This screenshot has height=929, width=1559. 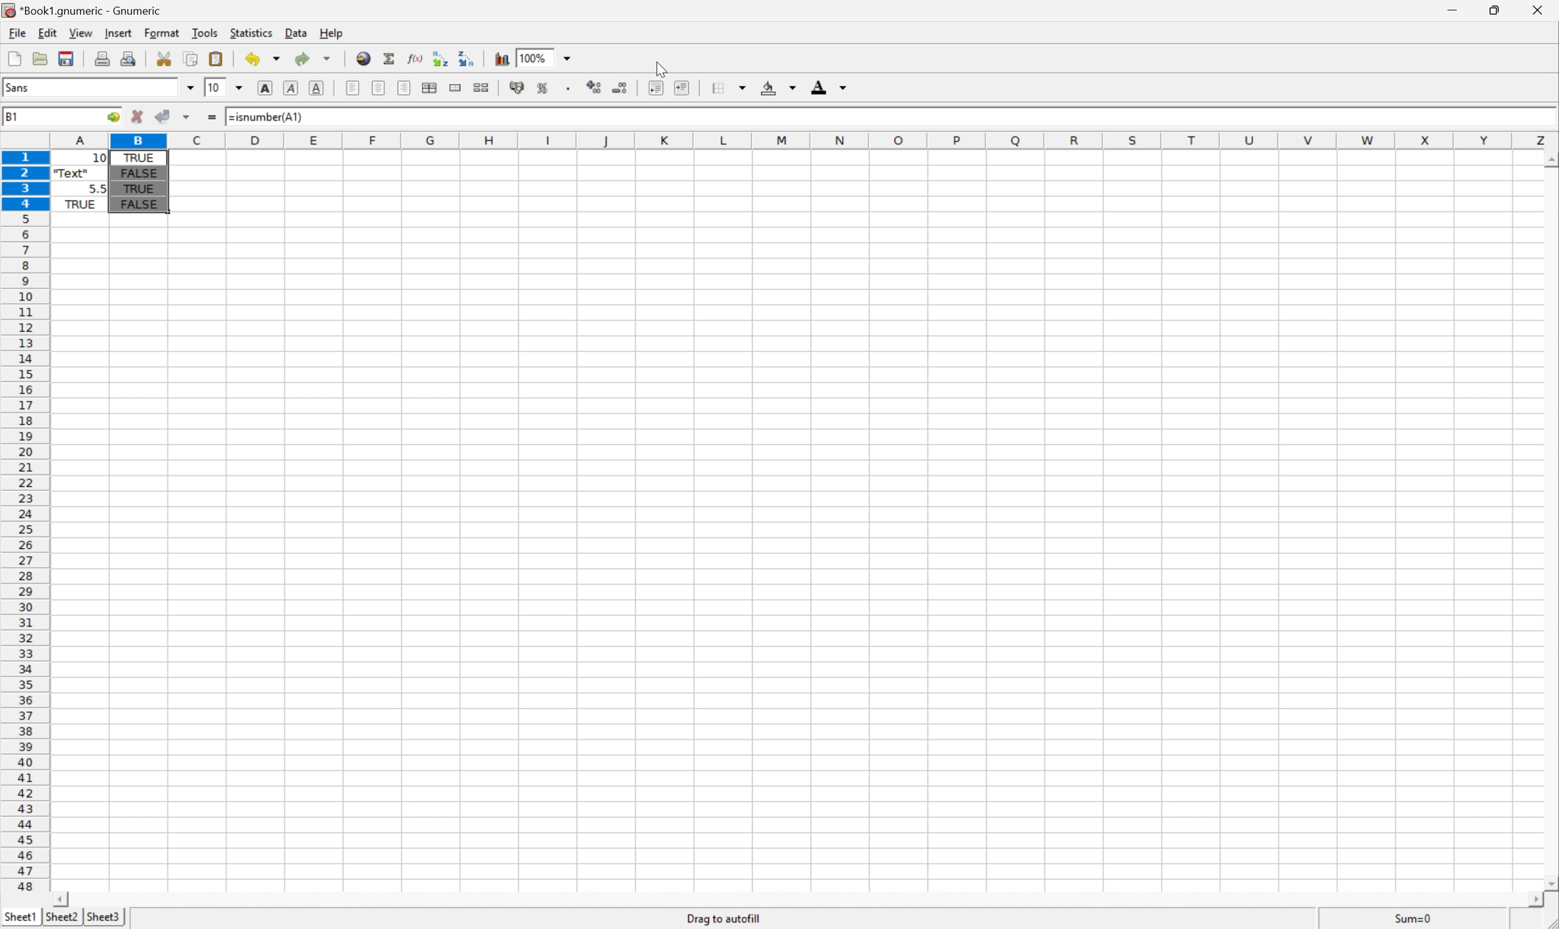 I want to click on Print preview, so click(x=129, y=58).